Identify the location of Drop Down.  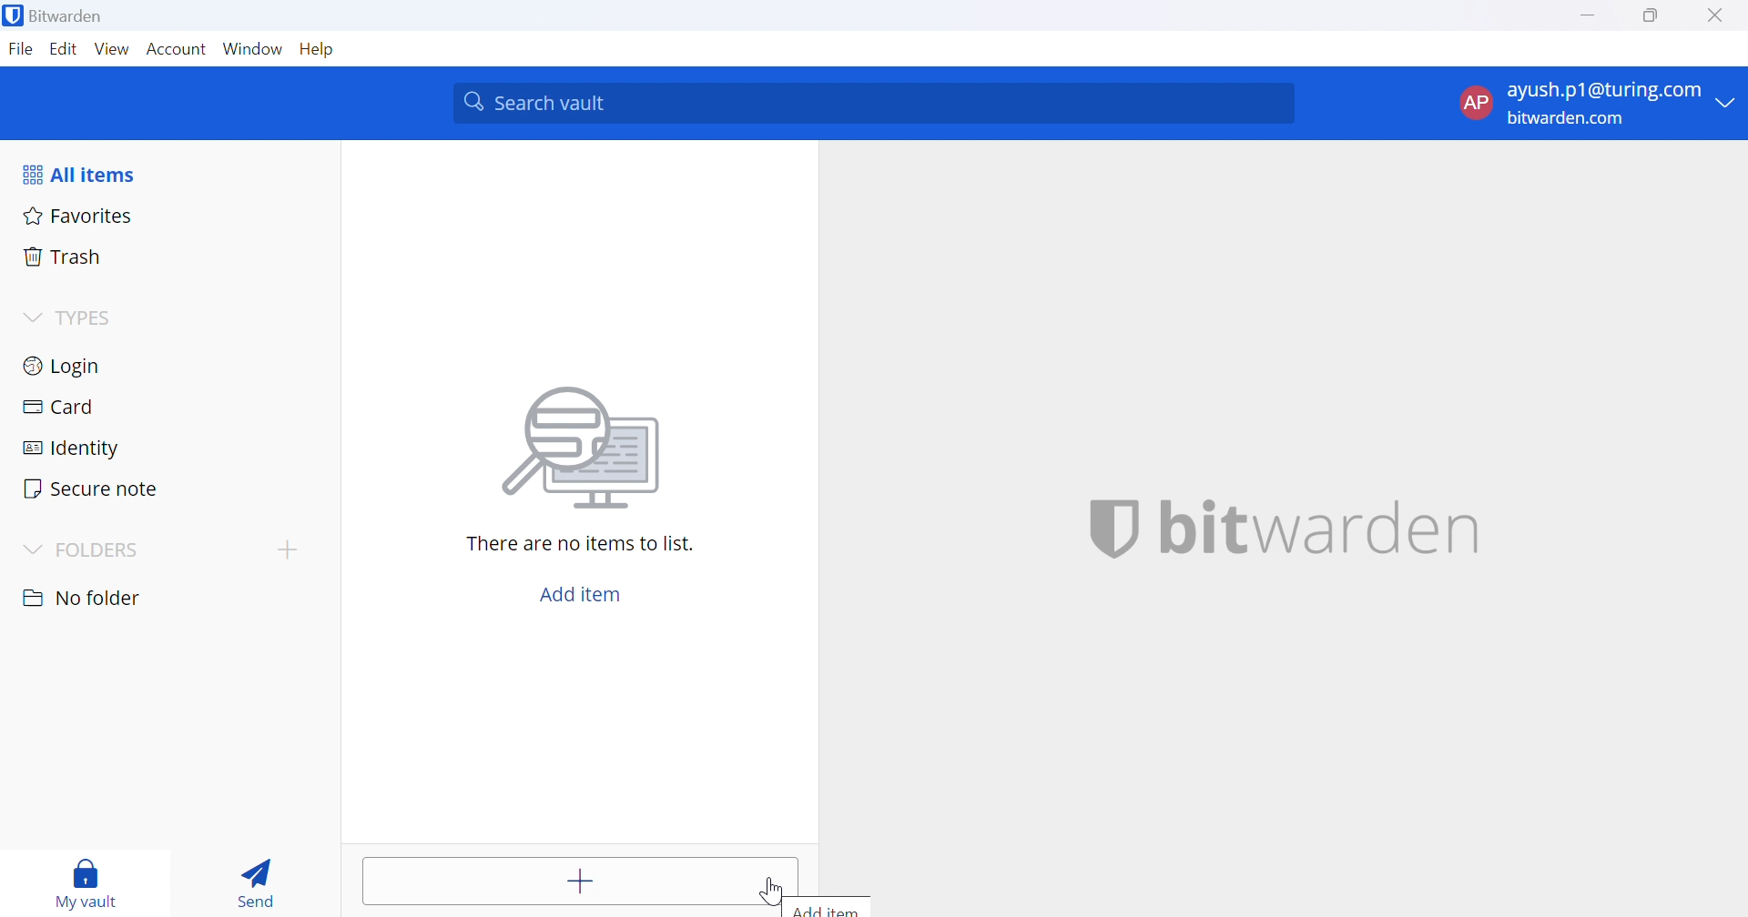
(34, 549).